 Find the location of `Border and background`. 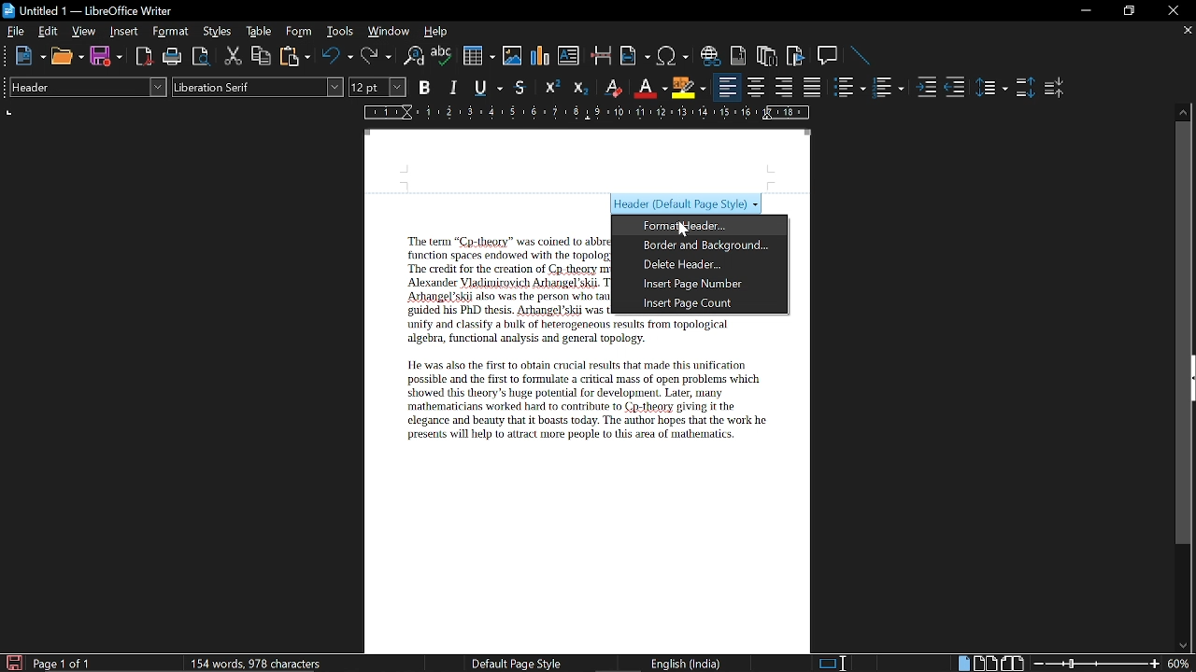

Border and background is located at coordinates (705, 246).